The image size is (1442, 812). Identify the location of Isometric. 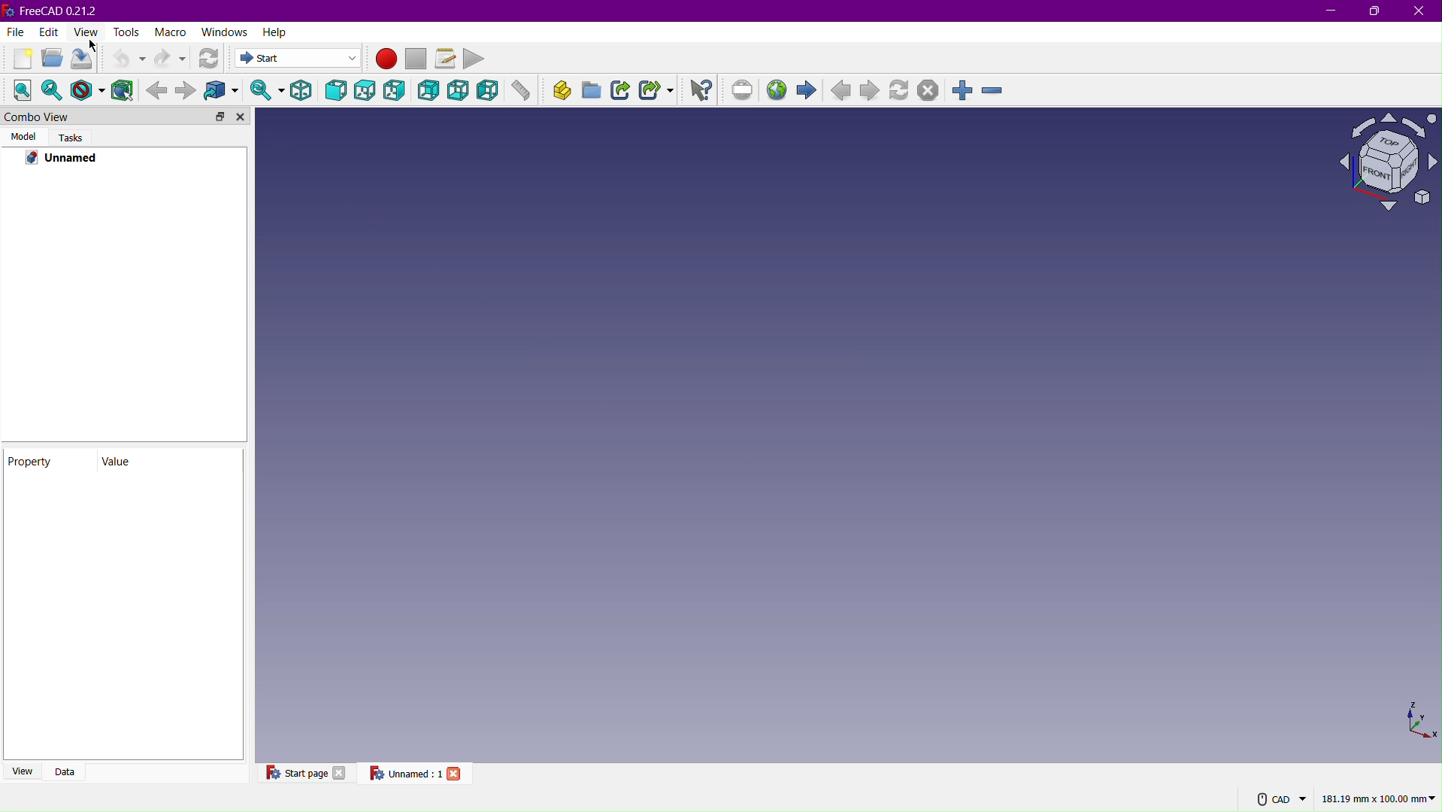
(302, 90).